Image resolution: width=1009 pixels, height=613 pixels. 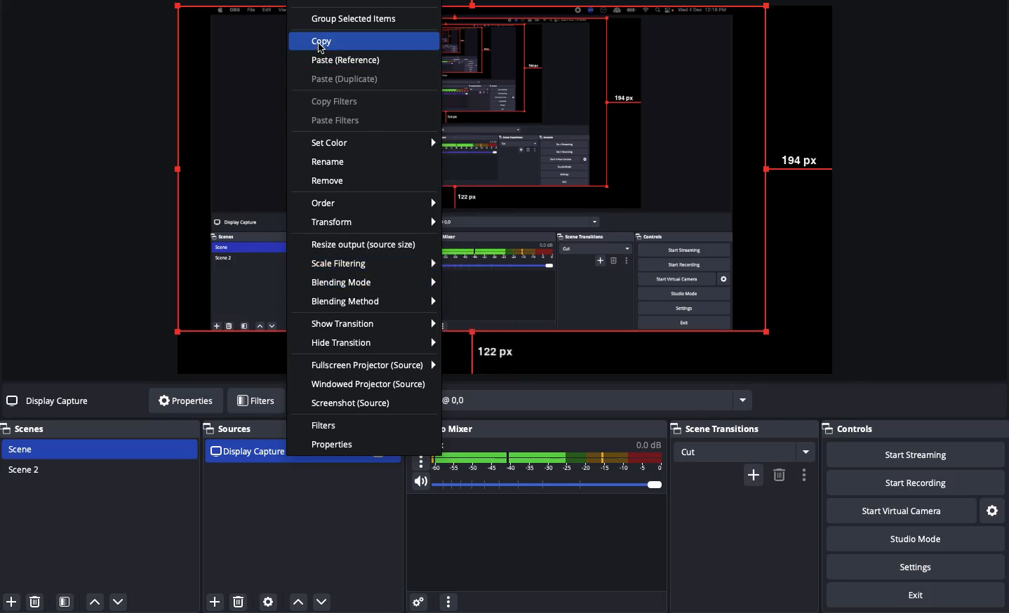 I want to click on Screenshot, so click(x=354, y=403).